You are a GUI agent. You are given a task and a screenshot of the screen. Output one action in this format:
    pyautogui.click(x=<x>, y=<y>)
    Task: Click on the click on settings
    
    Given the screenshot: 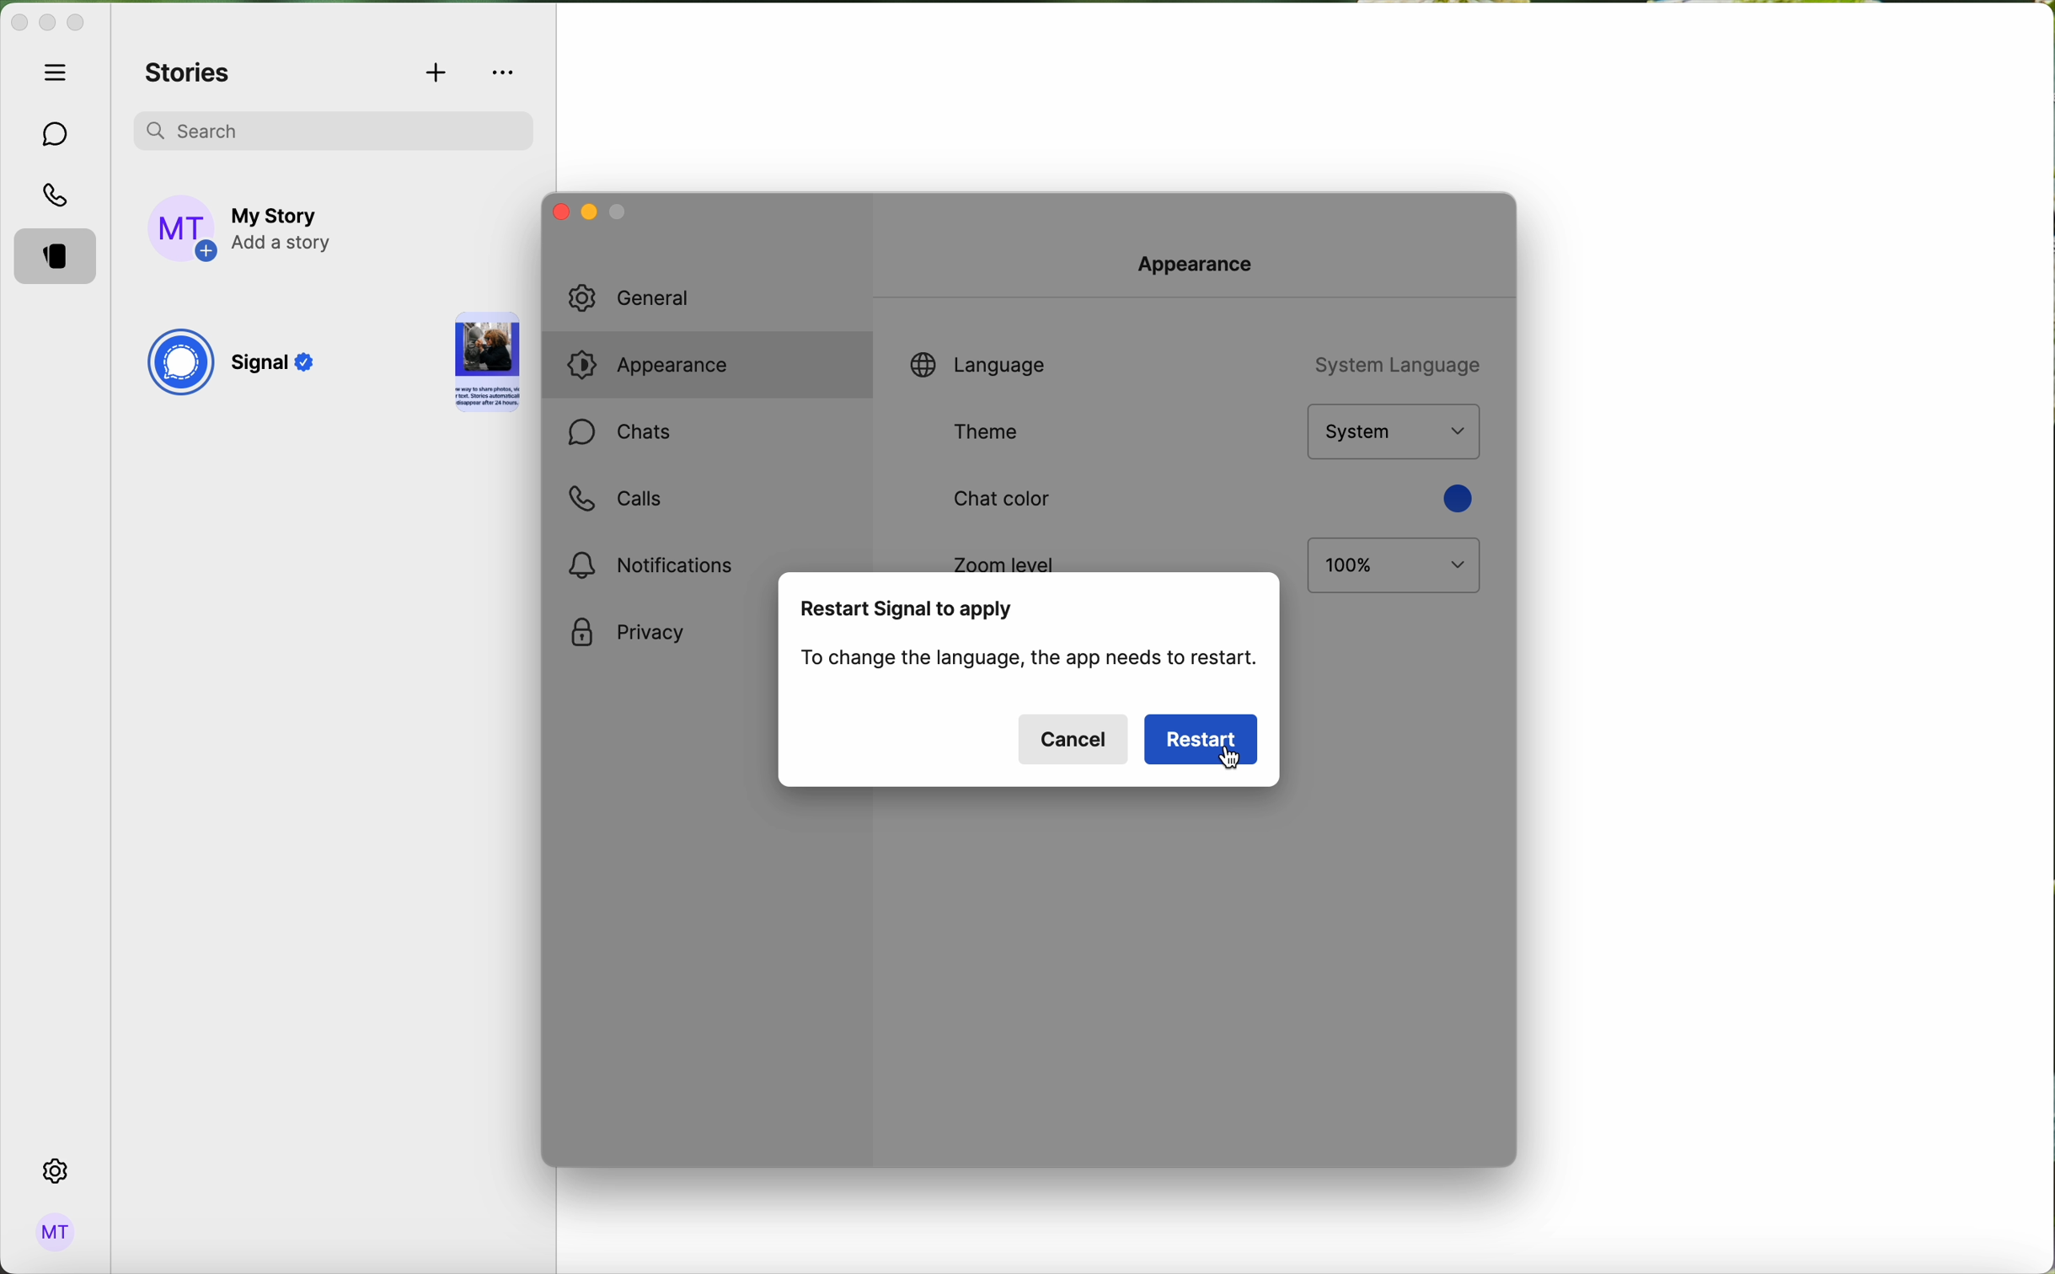 What is the action you would take?
    pyautogui.click(x=56, y=1172)
    